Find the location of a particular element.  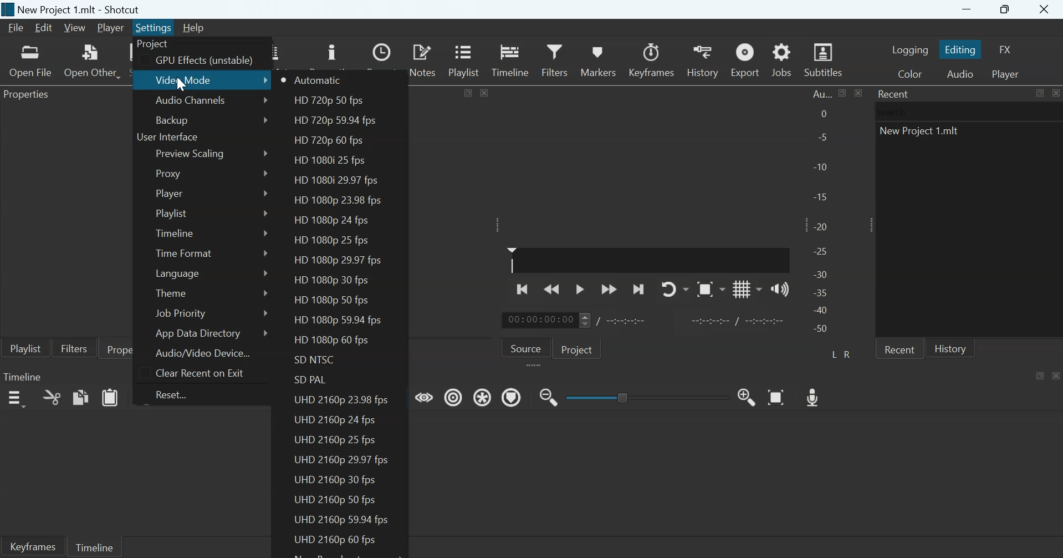

File is located at coordinates (17, 28).